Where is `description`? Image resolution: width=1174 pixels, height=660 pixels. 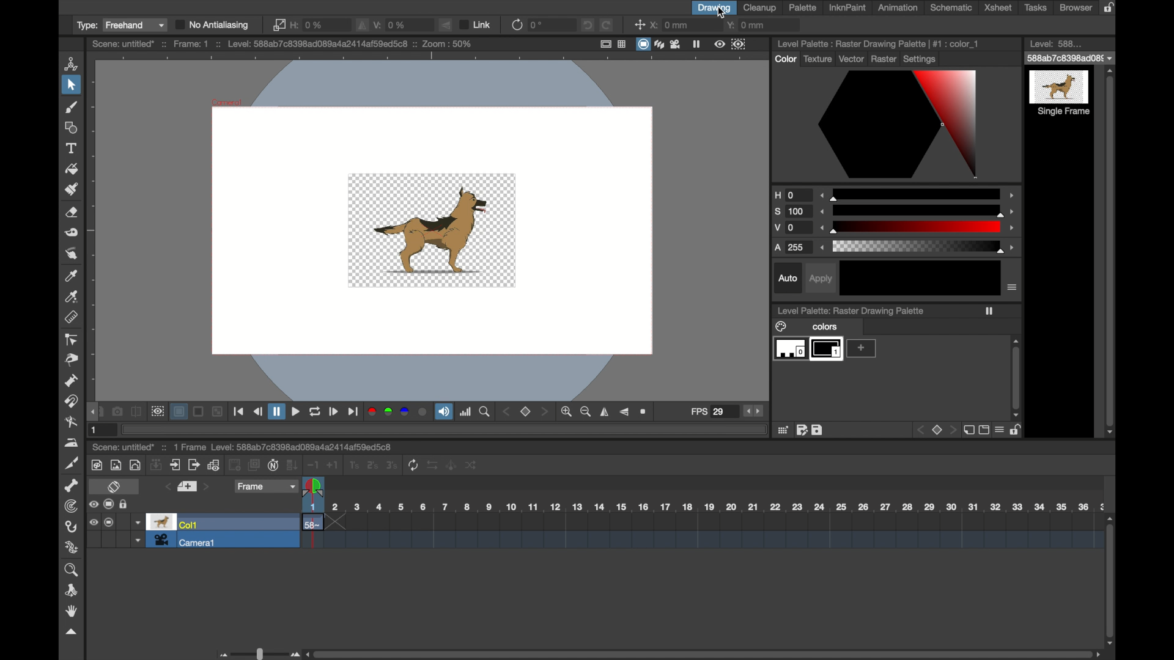
description is located at coordinates (877, 45).